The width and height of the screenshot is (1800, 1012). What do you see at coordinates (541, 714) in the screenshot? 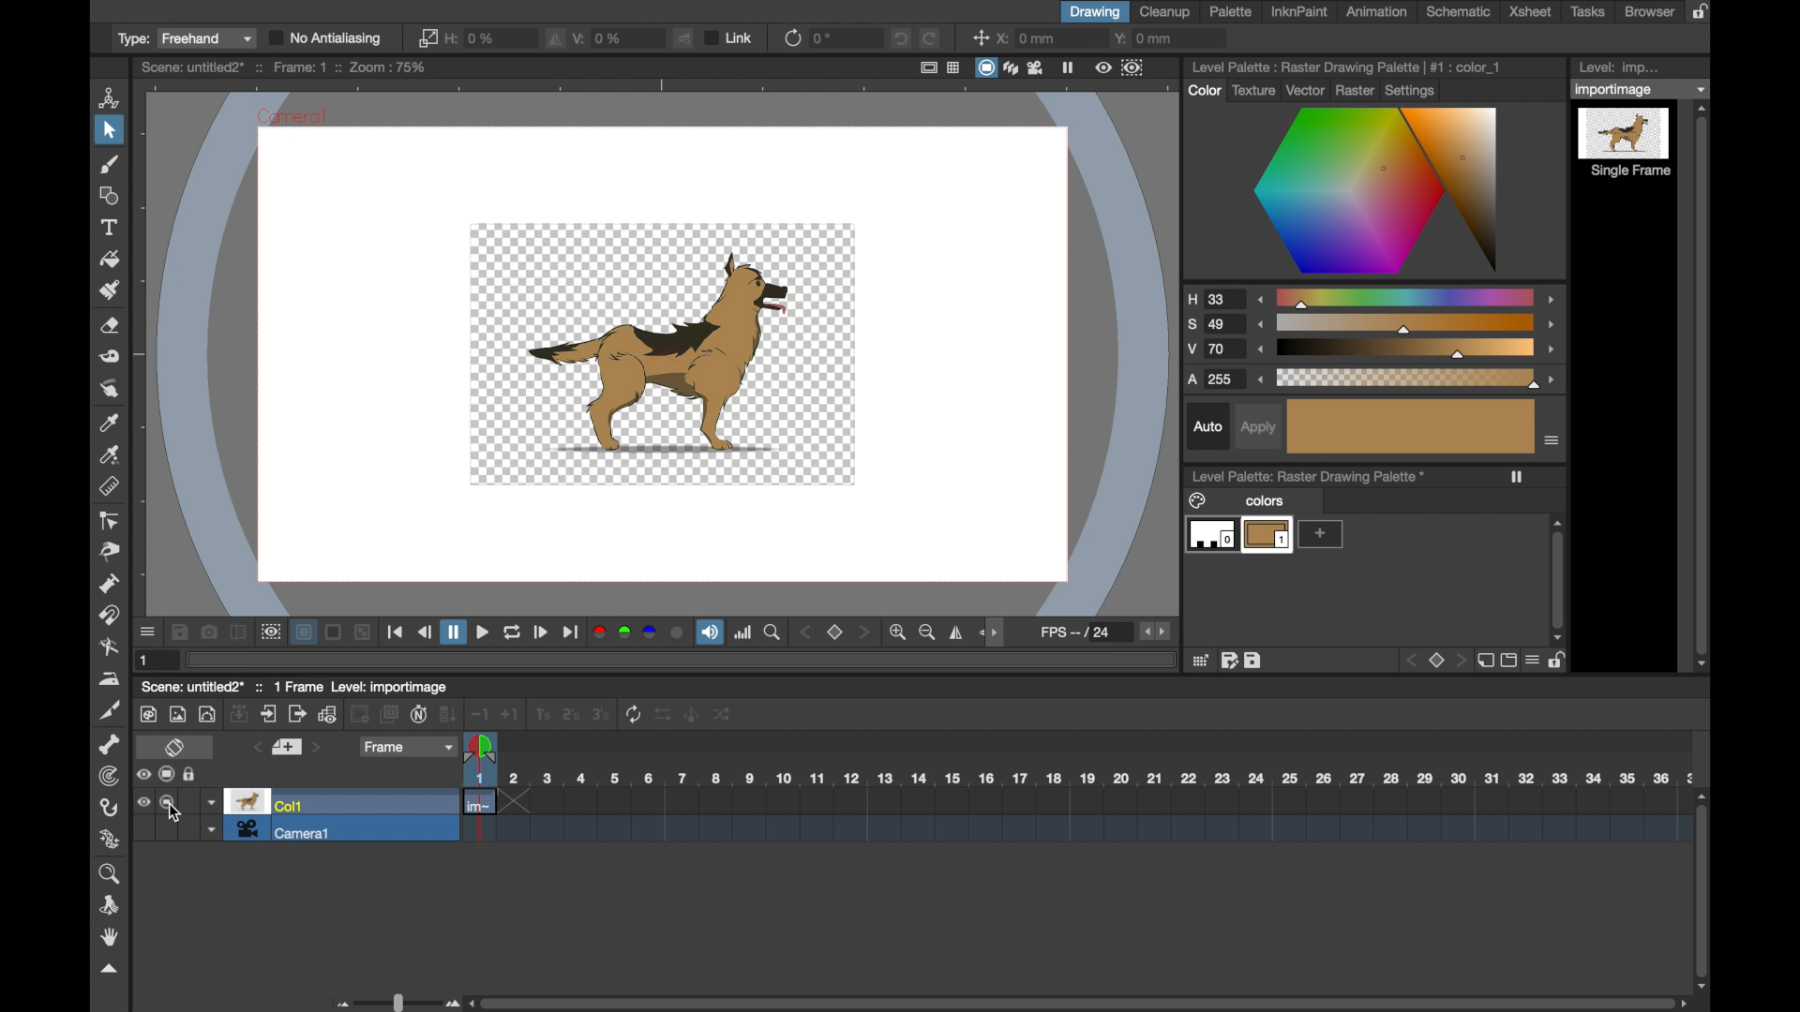
I see `1` at bounding box center [541, 714].